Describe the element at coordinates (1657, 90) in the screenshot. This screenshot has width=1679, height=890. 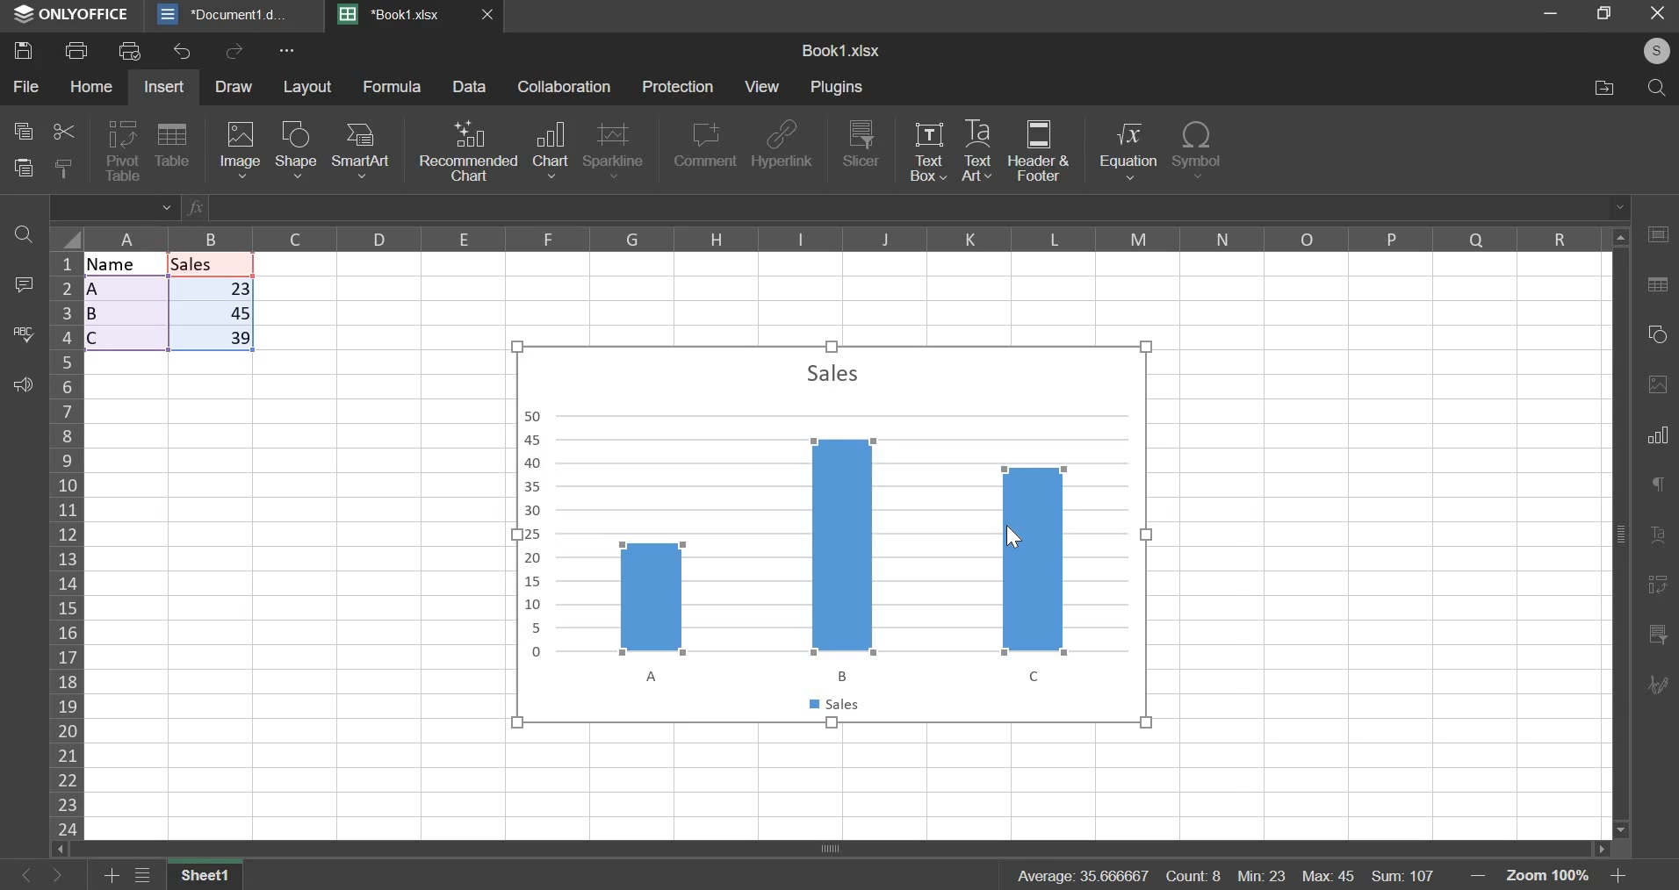
I see `search` at that location.